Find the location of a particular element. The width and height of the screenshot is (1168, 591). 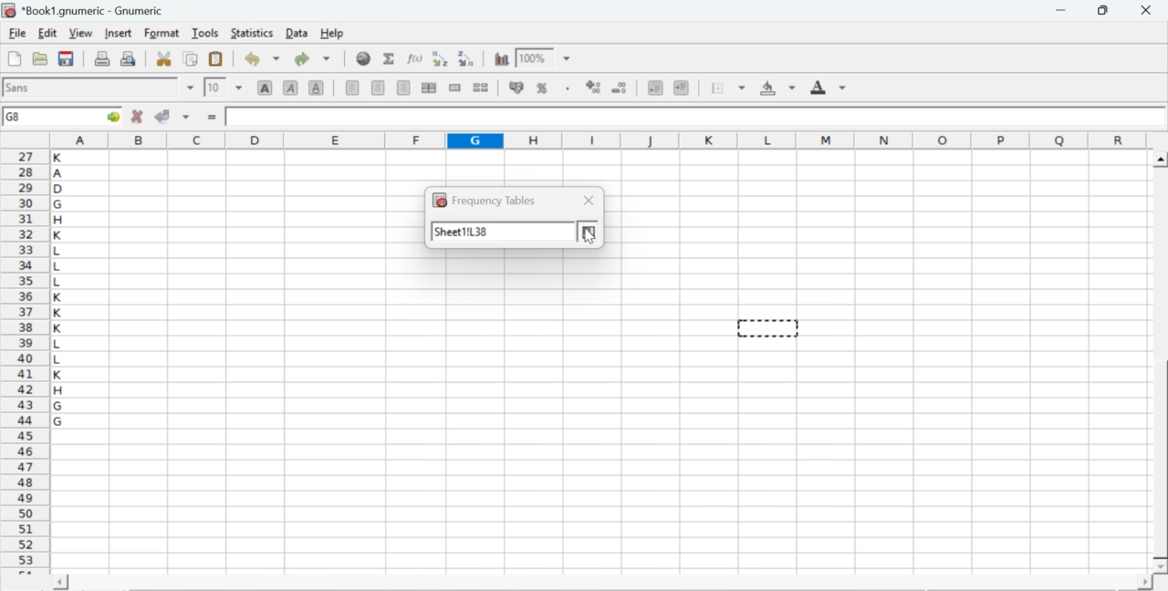

background is located at coordinates (779, 88).